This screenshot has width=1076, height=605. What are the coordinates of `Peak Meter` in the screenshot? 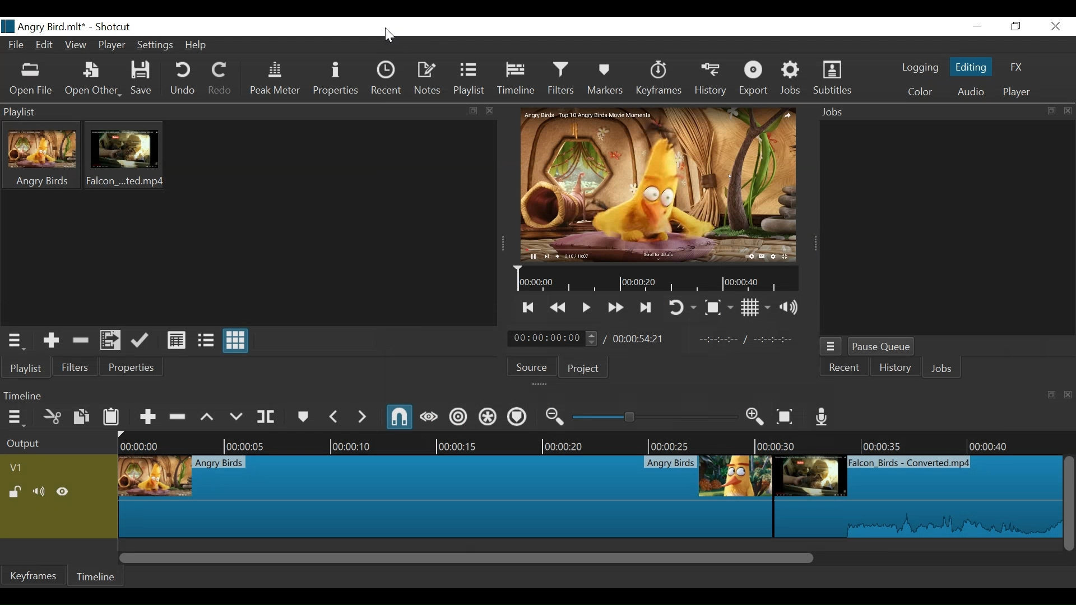 It's located at (273, 80).